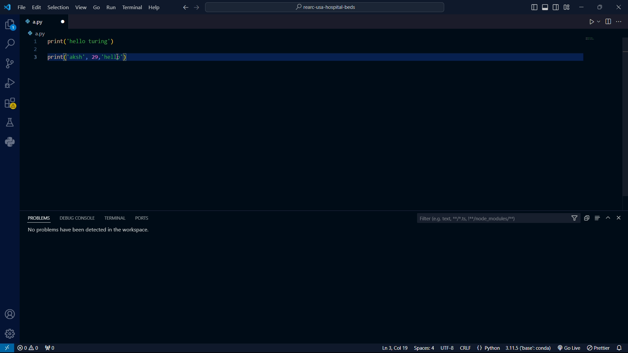 The image size is (628, 353). Describe the element at coordinates (10, 122) in the screenshot. I see `labs` at that location.